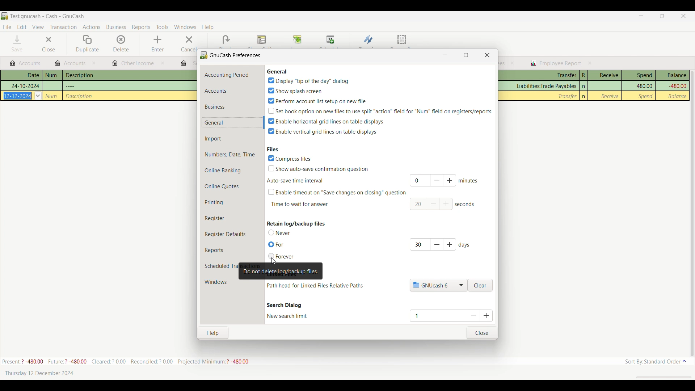 Image resolution: width=695 pixels, height=391 pixels. I want to click on Blank, so click(226, 40).